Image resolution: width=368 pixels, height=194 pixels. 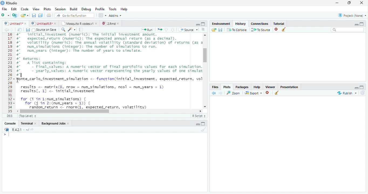 I want to click on Scroll Up, so click(x=205, y=36).